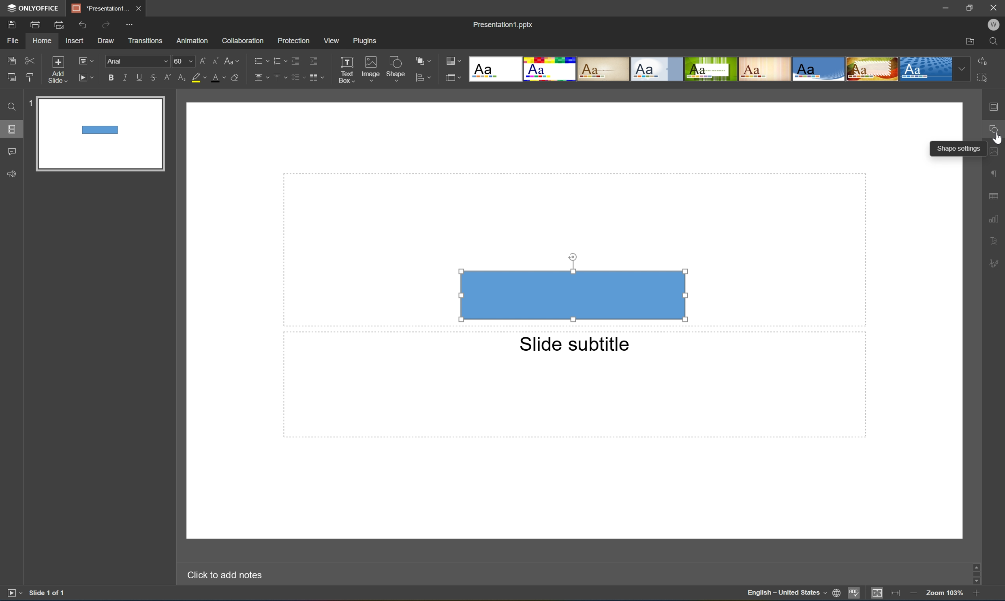  I want to click on Change case, so click(234, 61).